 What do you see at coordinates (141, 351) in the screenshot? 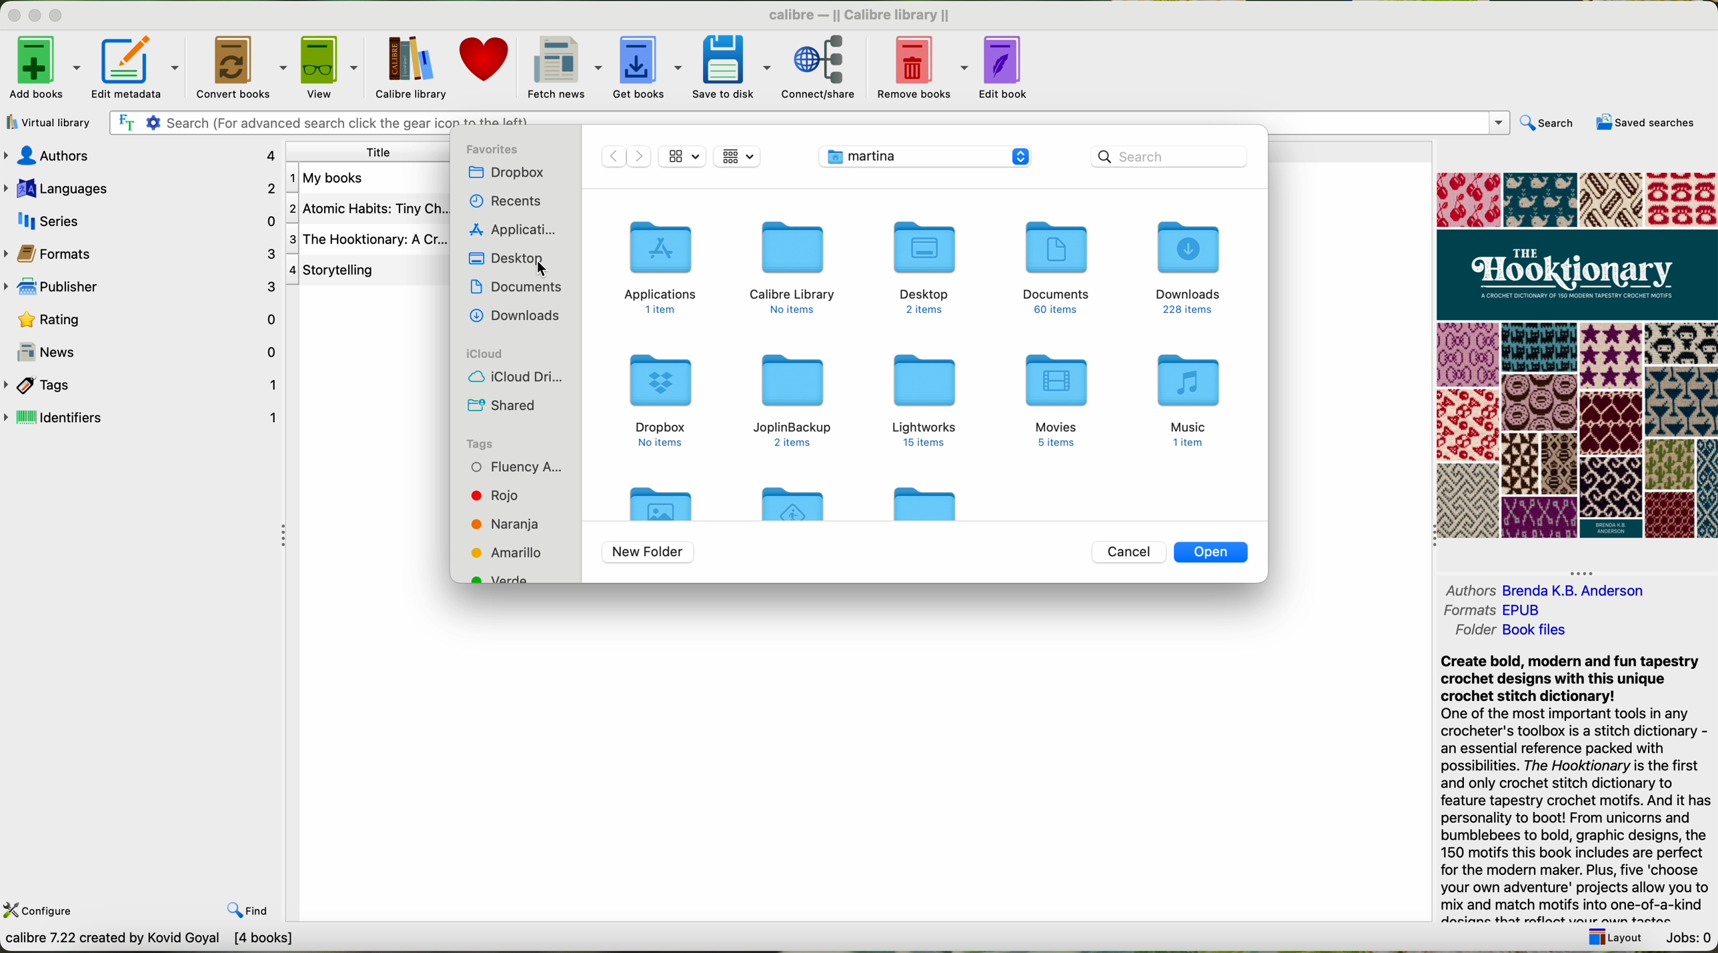
I see `news` at bounding box center [141, 351].